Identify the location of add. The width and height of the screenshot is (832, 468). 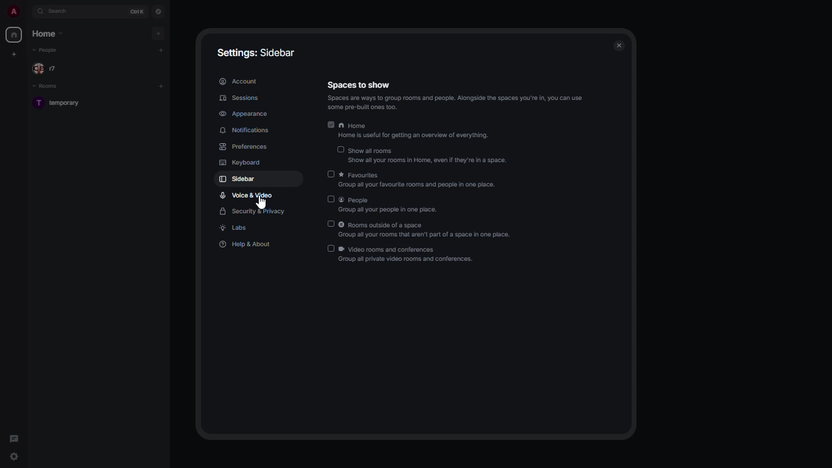
(159, 32).